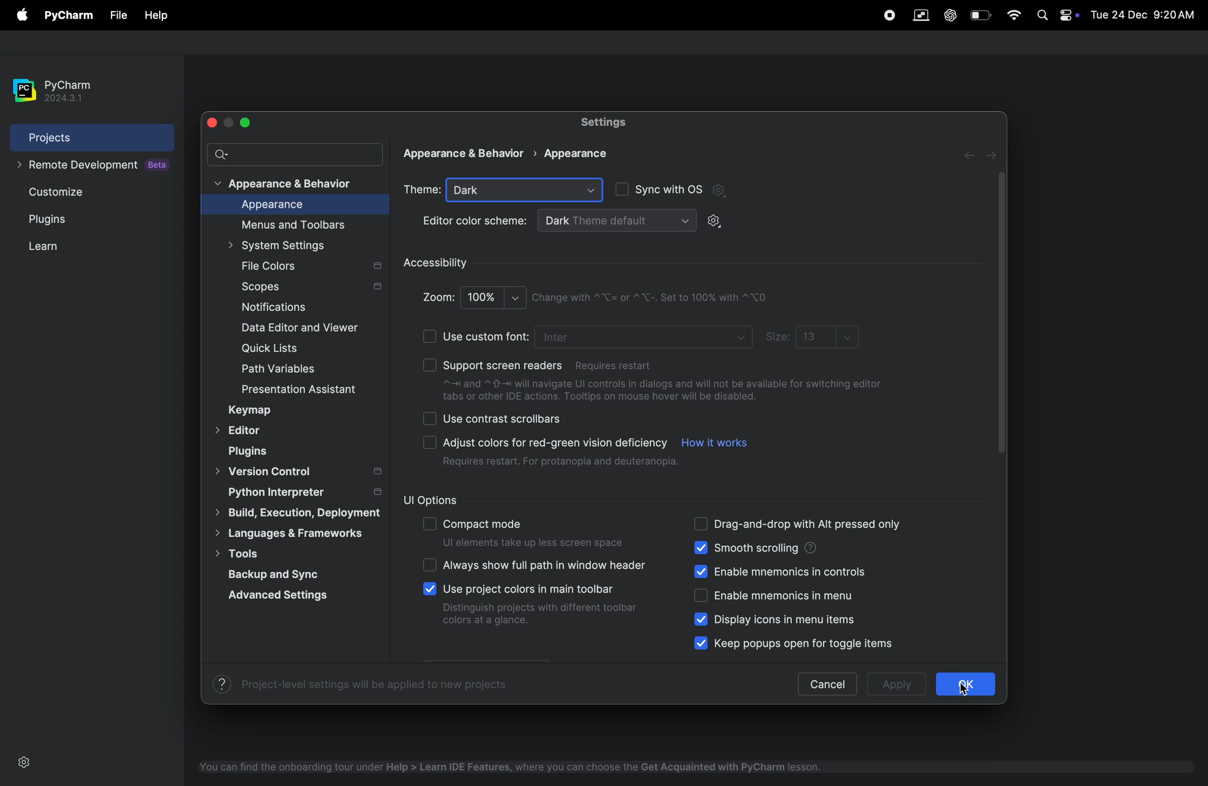  What do you see at coordinates (803, 548) in the screenshot?
I see `smooth scrolloing` at bounding box center [803, 548].